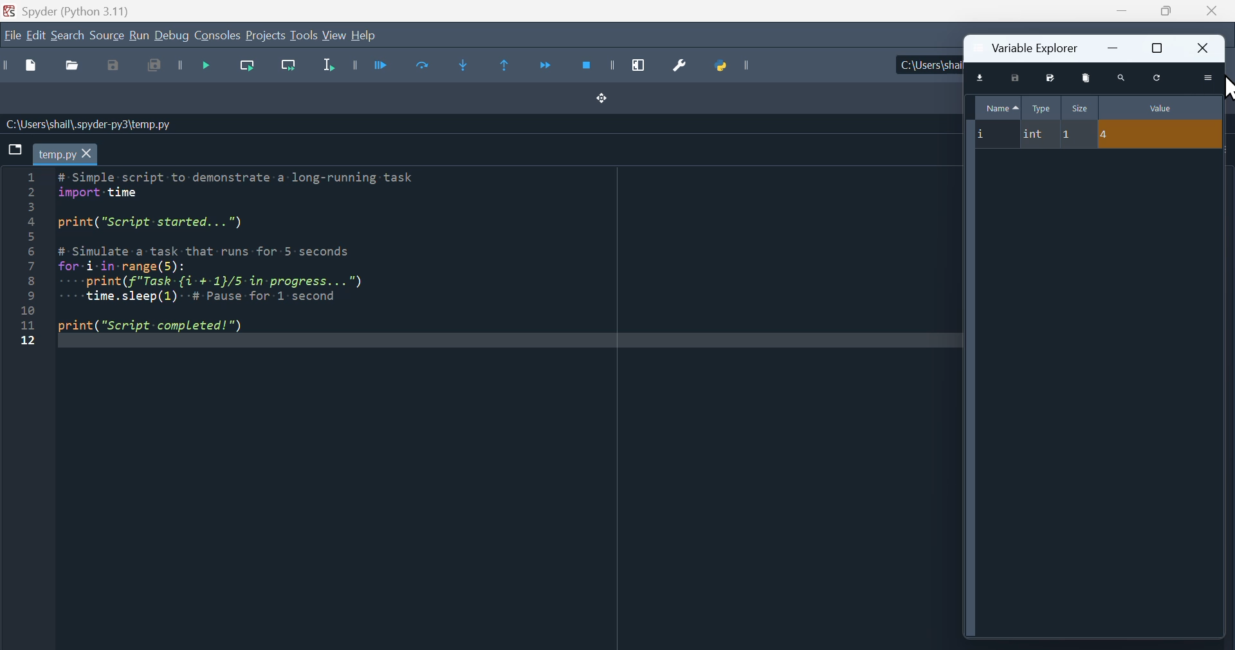  Describe the element at coordinates (217, 36) in the screenshot. I see `Consoles` at that location.